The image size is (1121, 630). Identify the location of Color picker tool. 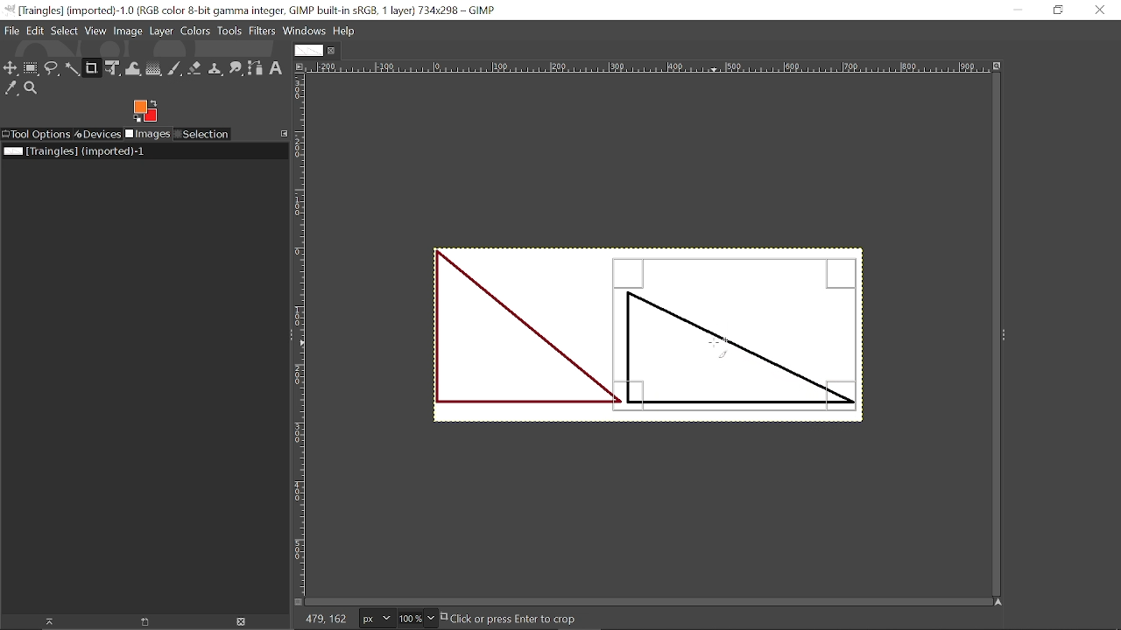
(11, 88).